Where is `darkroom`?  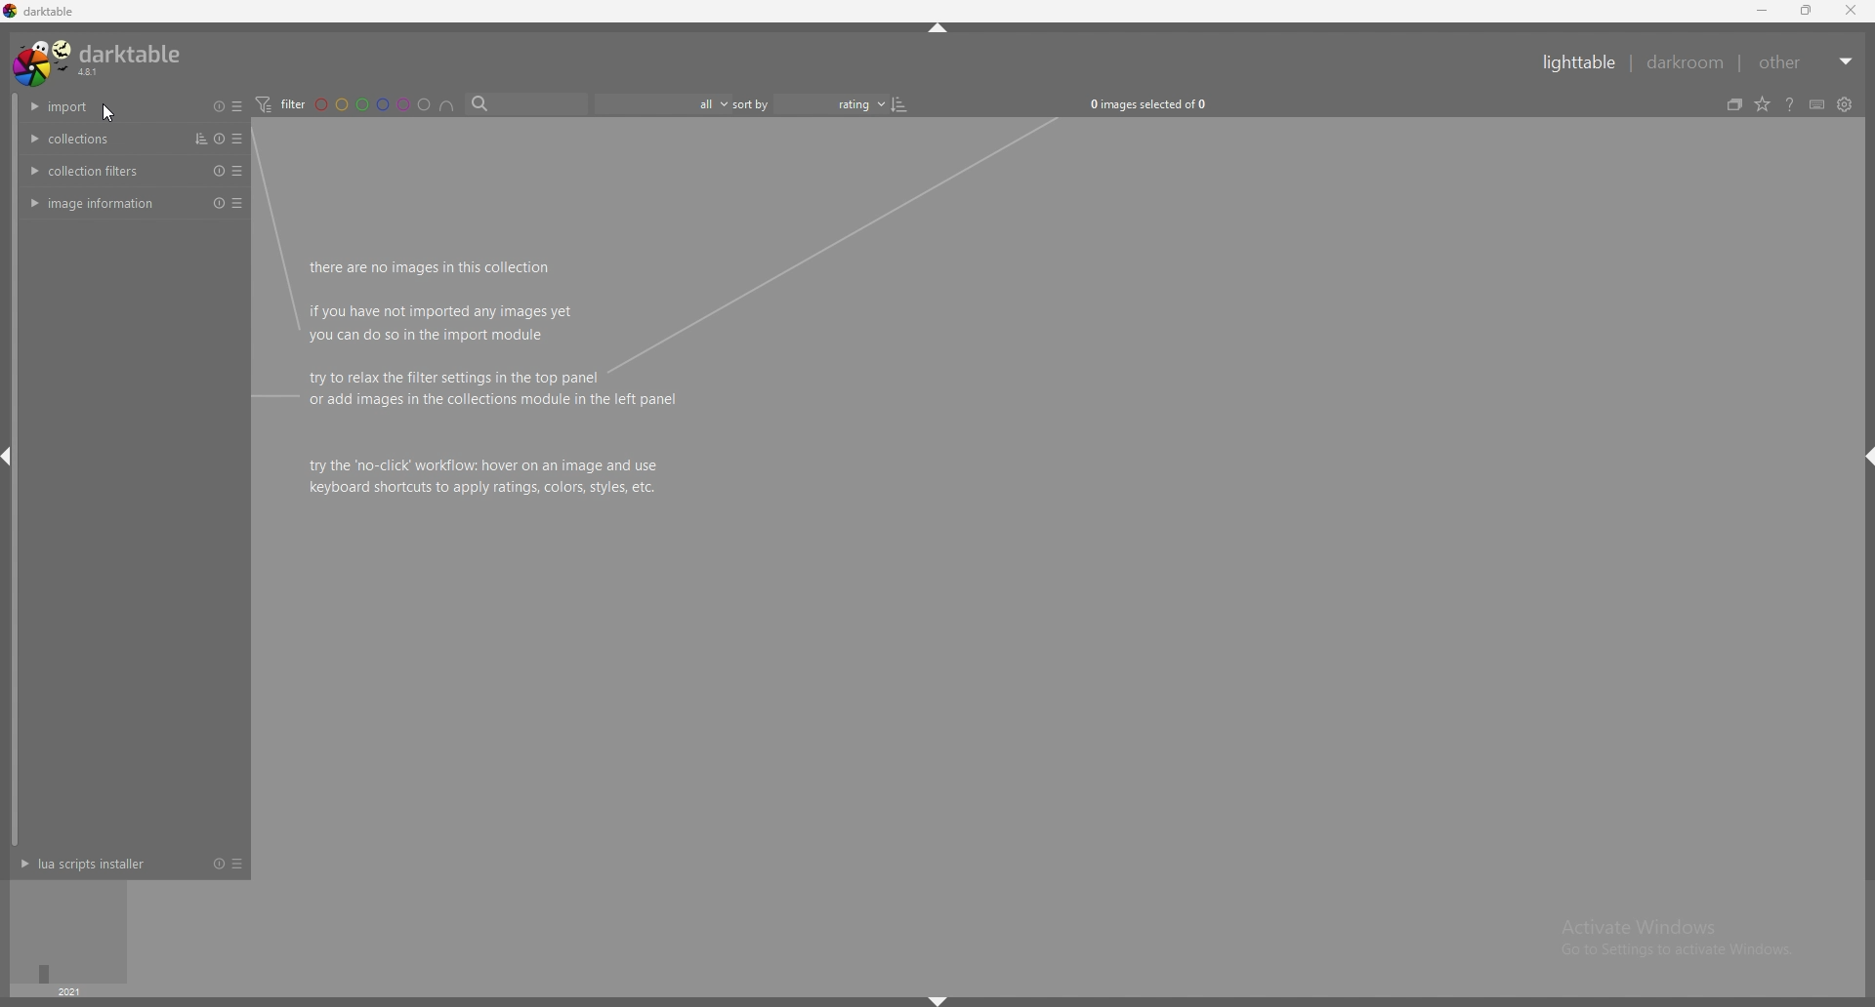
darkroom is located at coordinates (1687, 61).